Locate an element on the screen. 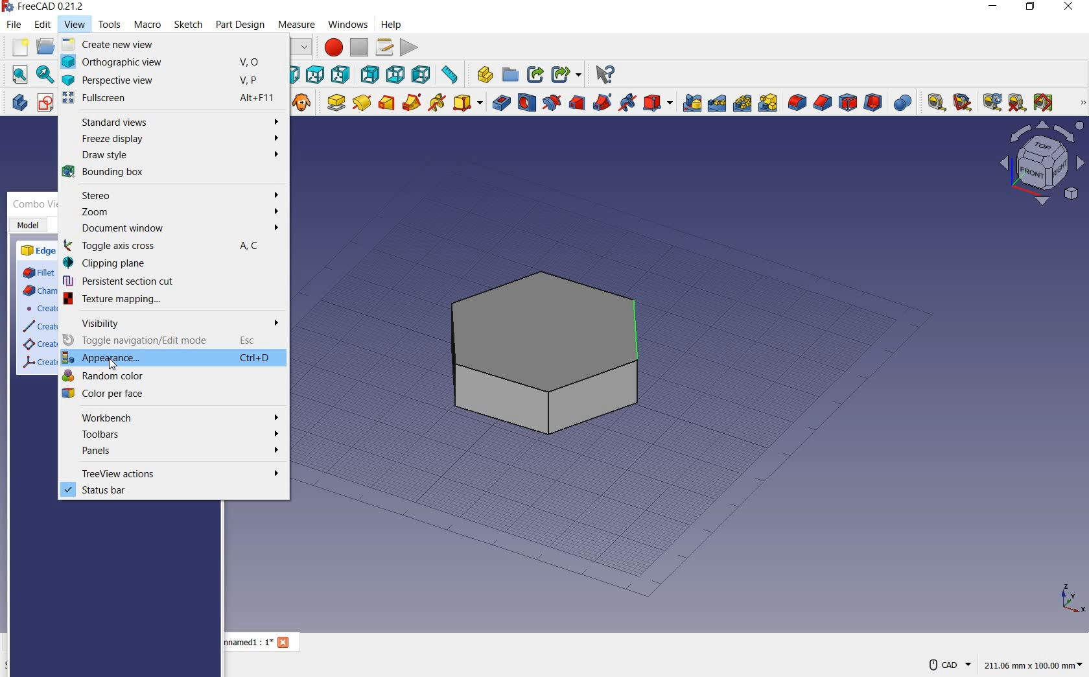  polar pattern is located at coordinates (743, 102).